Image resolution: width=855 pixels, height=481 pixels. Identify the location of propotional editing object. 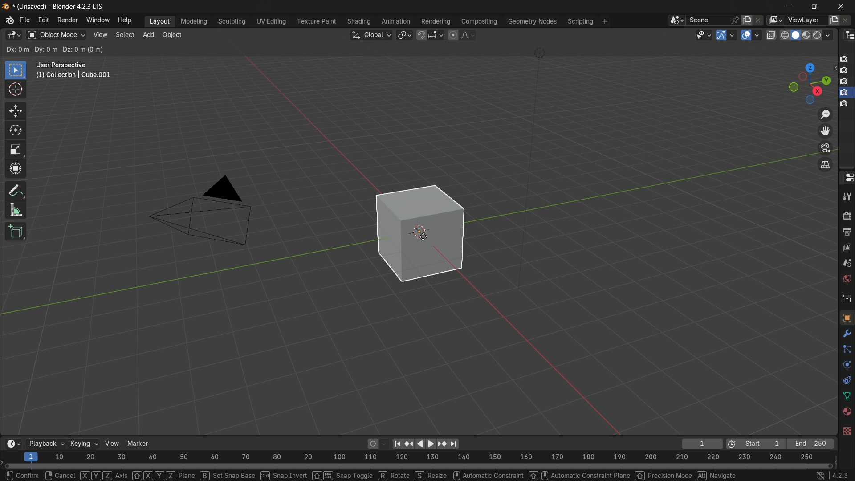
(453, 34).